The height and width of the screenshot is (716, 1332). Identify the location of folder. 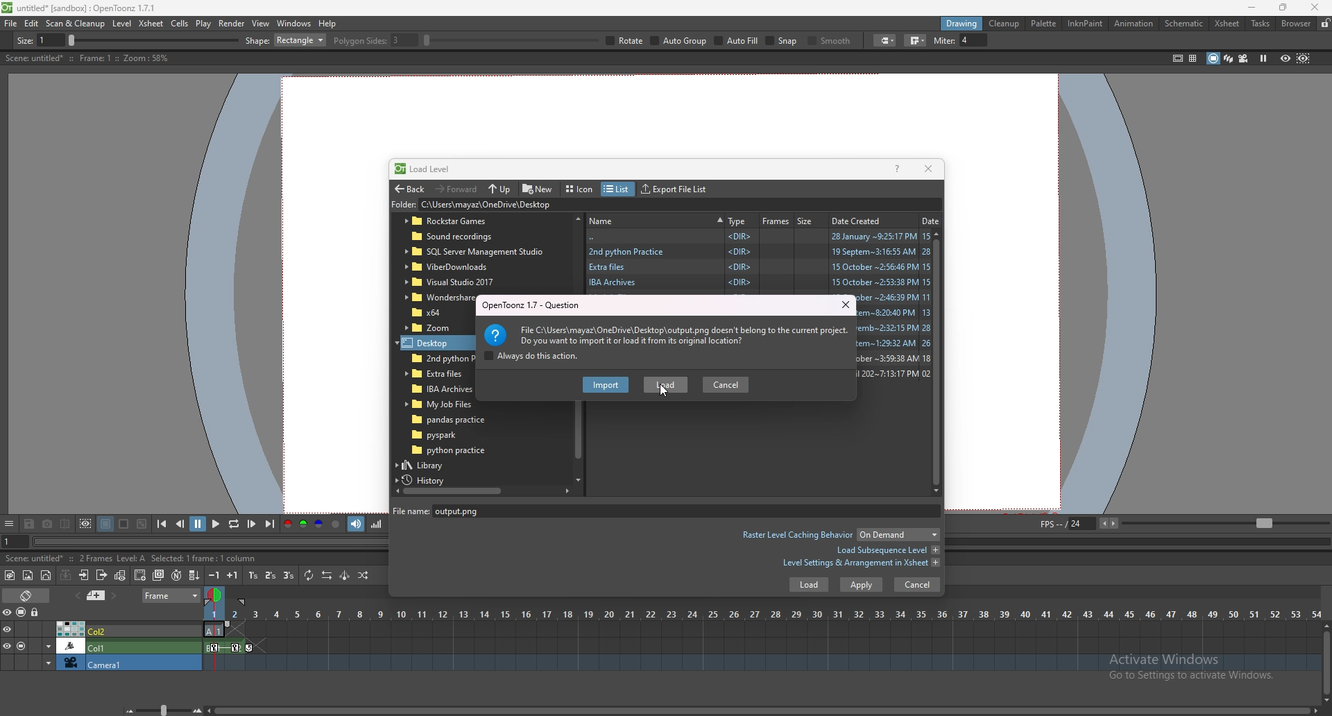
(434, 327).